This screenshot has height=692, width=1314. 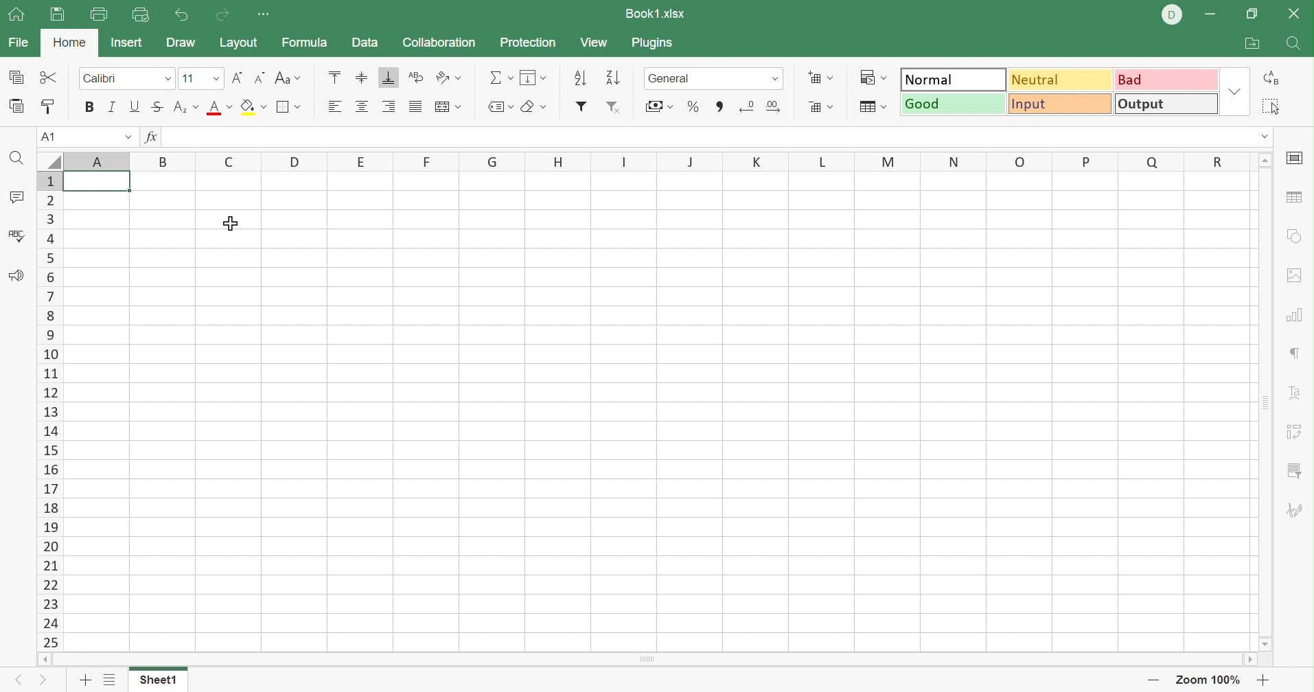 I want to click on Wrap text, so click(x=417, y=75).